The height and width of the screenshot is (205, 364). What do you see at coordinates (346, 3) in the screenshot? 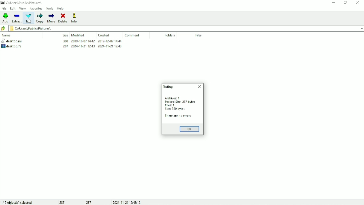
I see `Restore down` at bounding box center [346, 3].